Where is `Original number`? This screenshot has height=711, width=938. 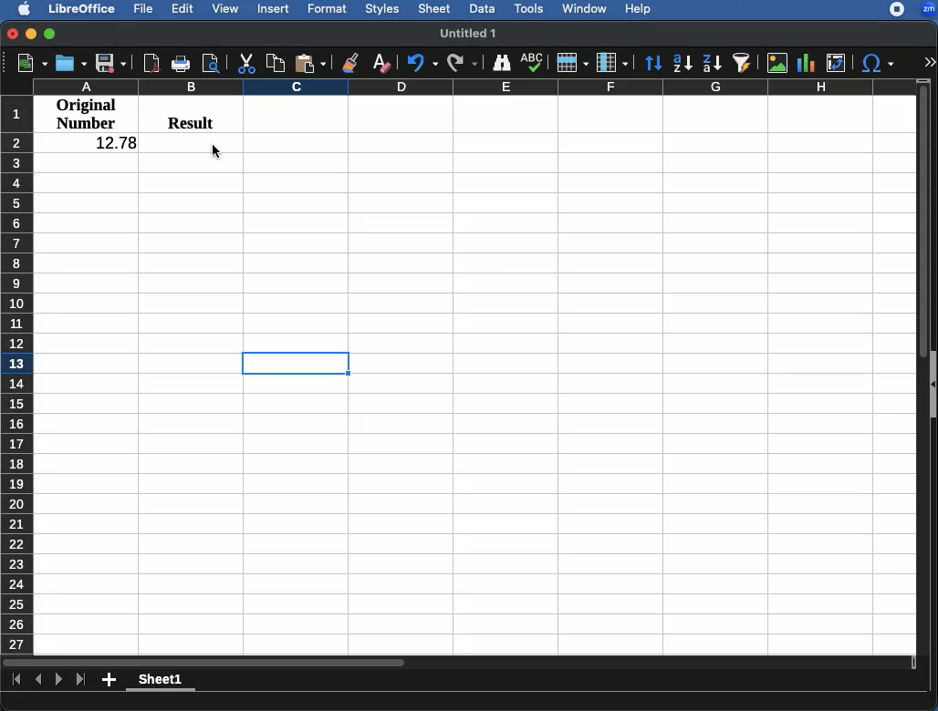 Original number is located at coordinates (87, 116).